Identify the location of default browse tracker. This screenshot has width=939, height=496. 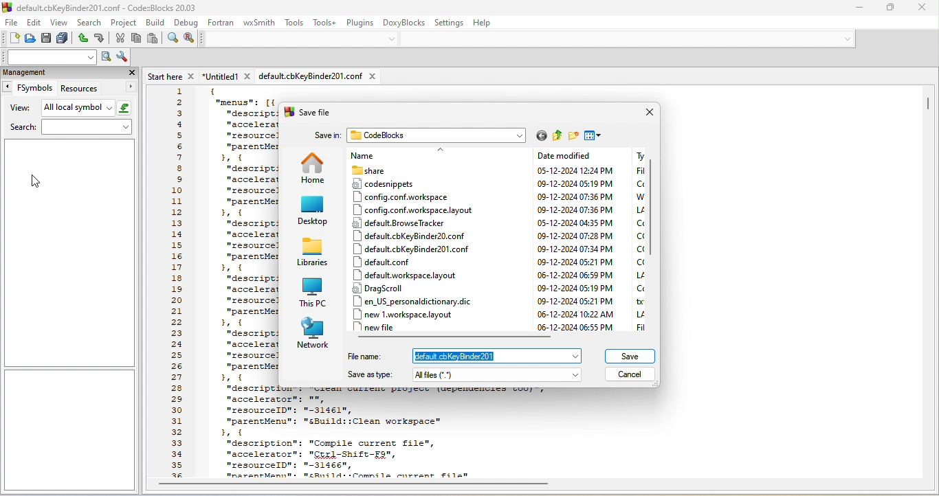
(404, 223).